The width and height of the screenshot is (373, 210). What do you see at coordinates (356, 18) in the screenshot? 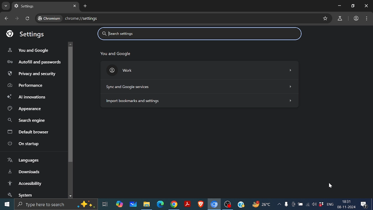
I see `work` at bounding box center [356, 18].